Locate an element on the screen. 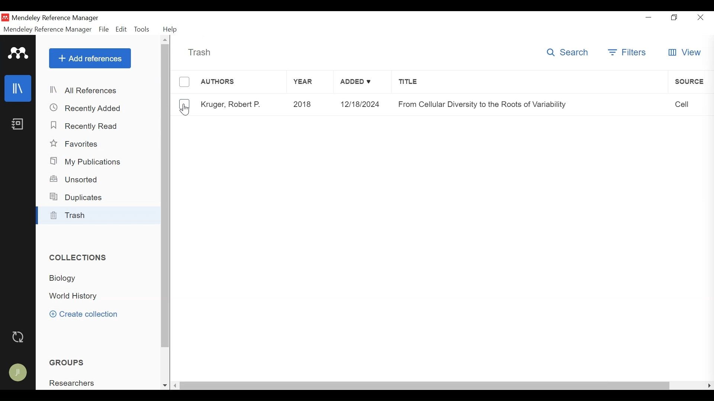 The image size is (714, 401). Scroll Right is located at coordinates (708, 385).